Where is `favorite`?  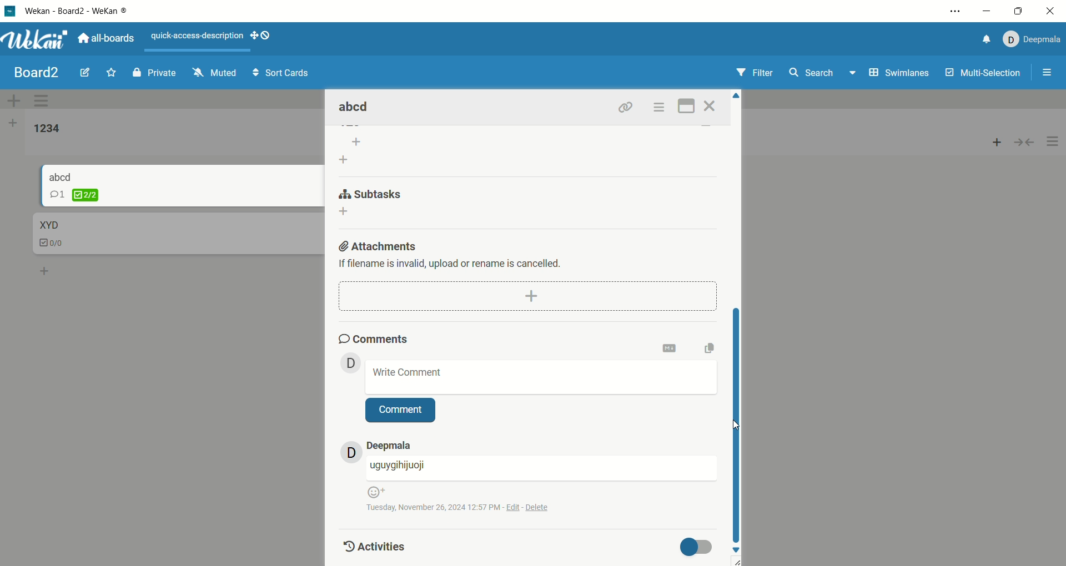 favorite is located at coordinates (112, 72).